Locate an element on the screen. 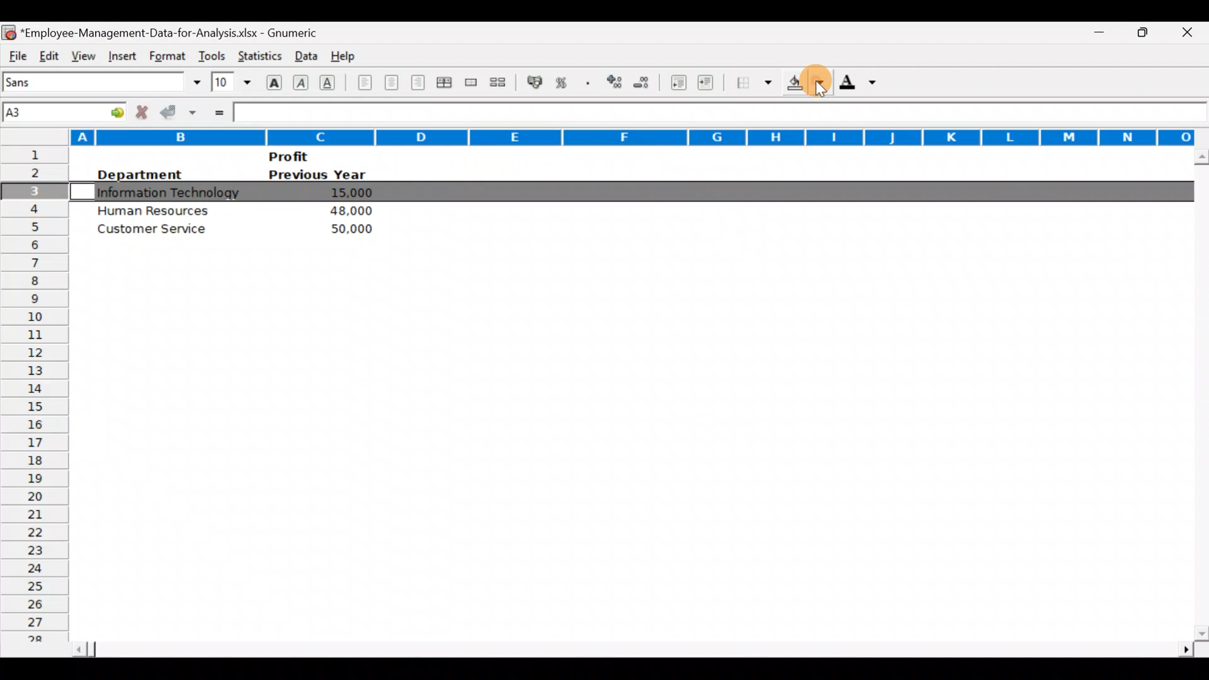 Image resolution: width=1209 pixels, height=680 pixels. Format selection as accounting is located at coordinates (535, 81).